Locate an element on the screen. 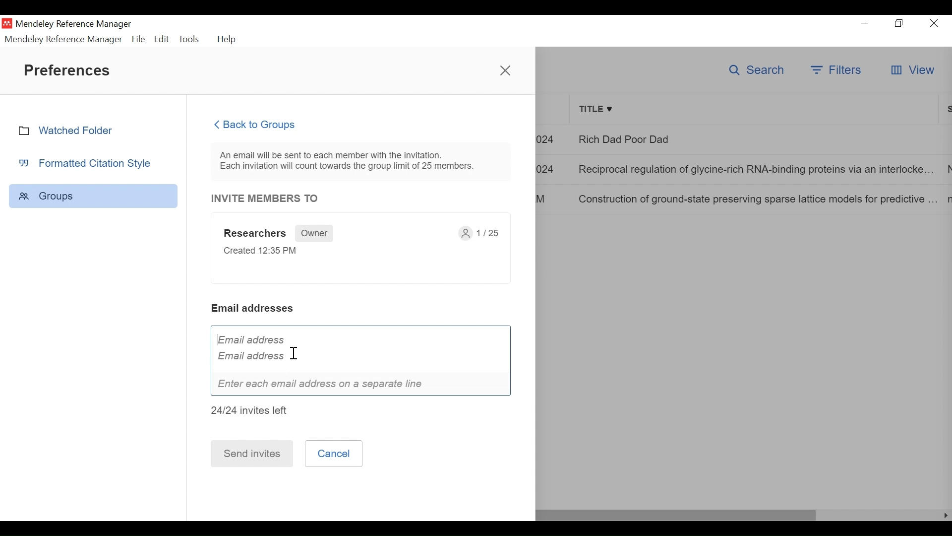  24/24 invites left is located at coordinates (256, 412).